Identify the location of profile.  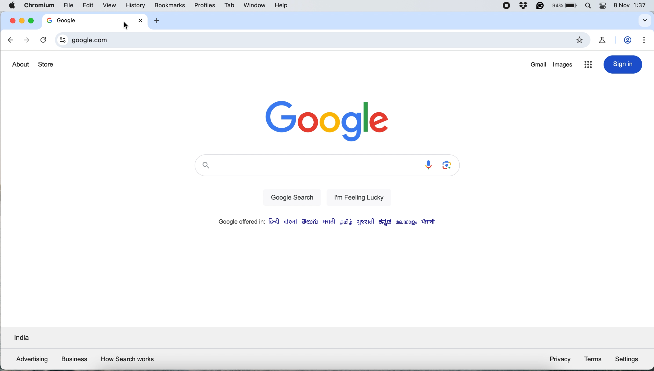
(629, 41).